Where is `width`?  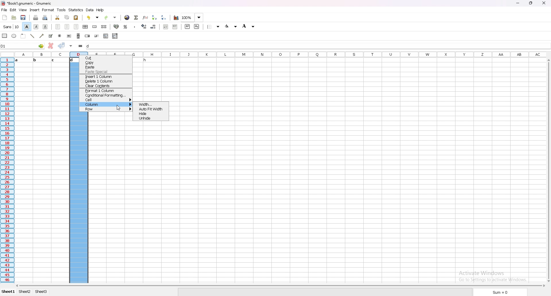
width is located at coordinates (151, 104).